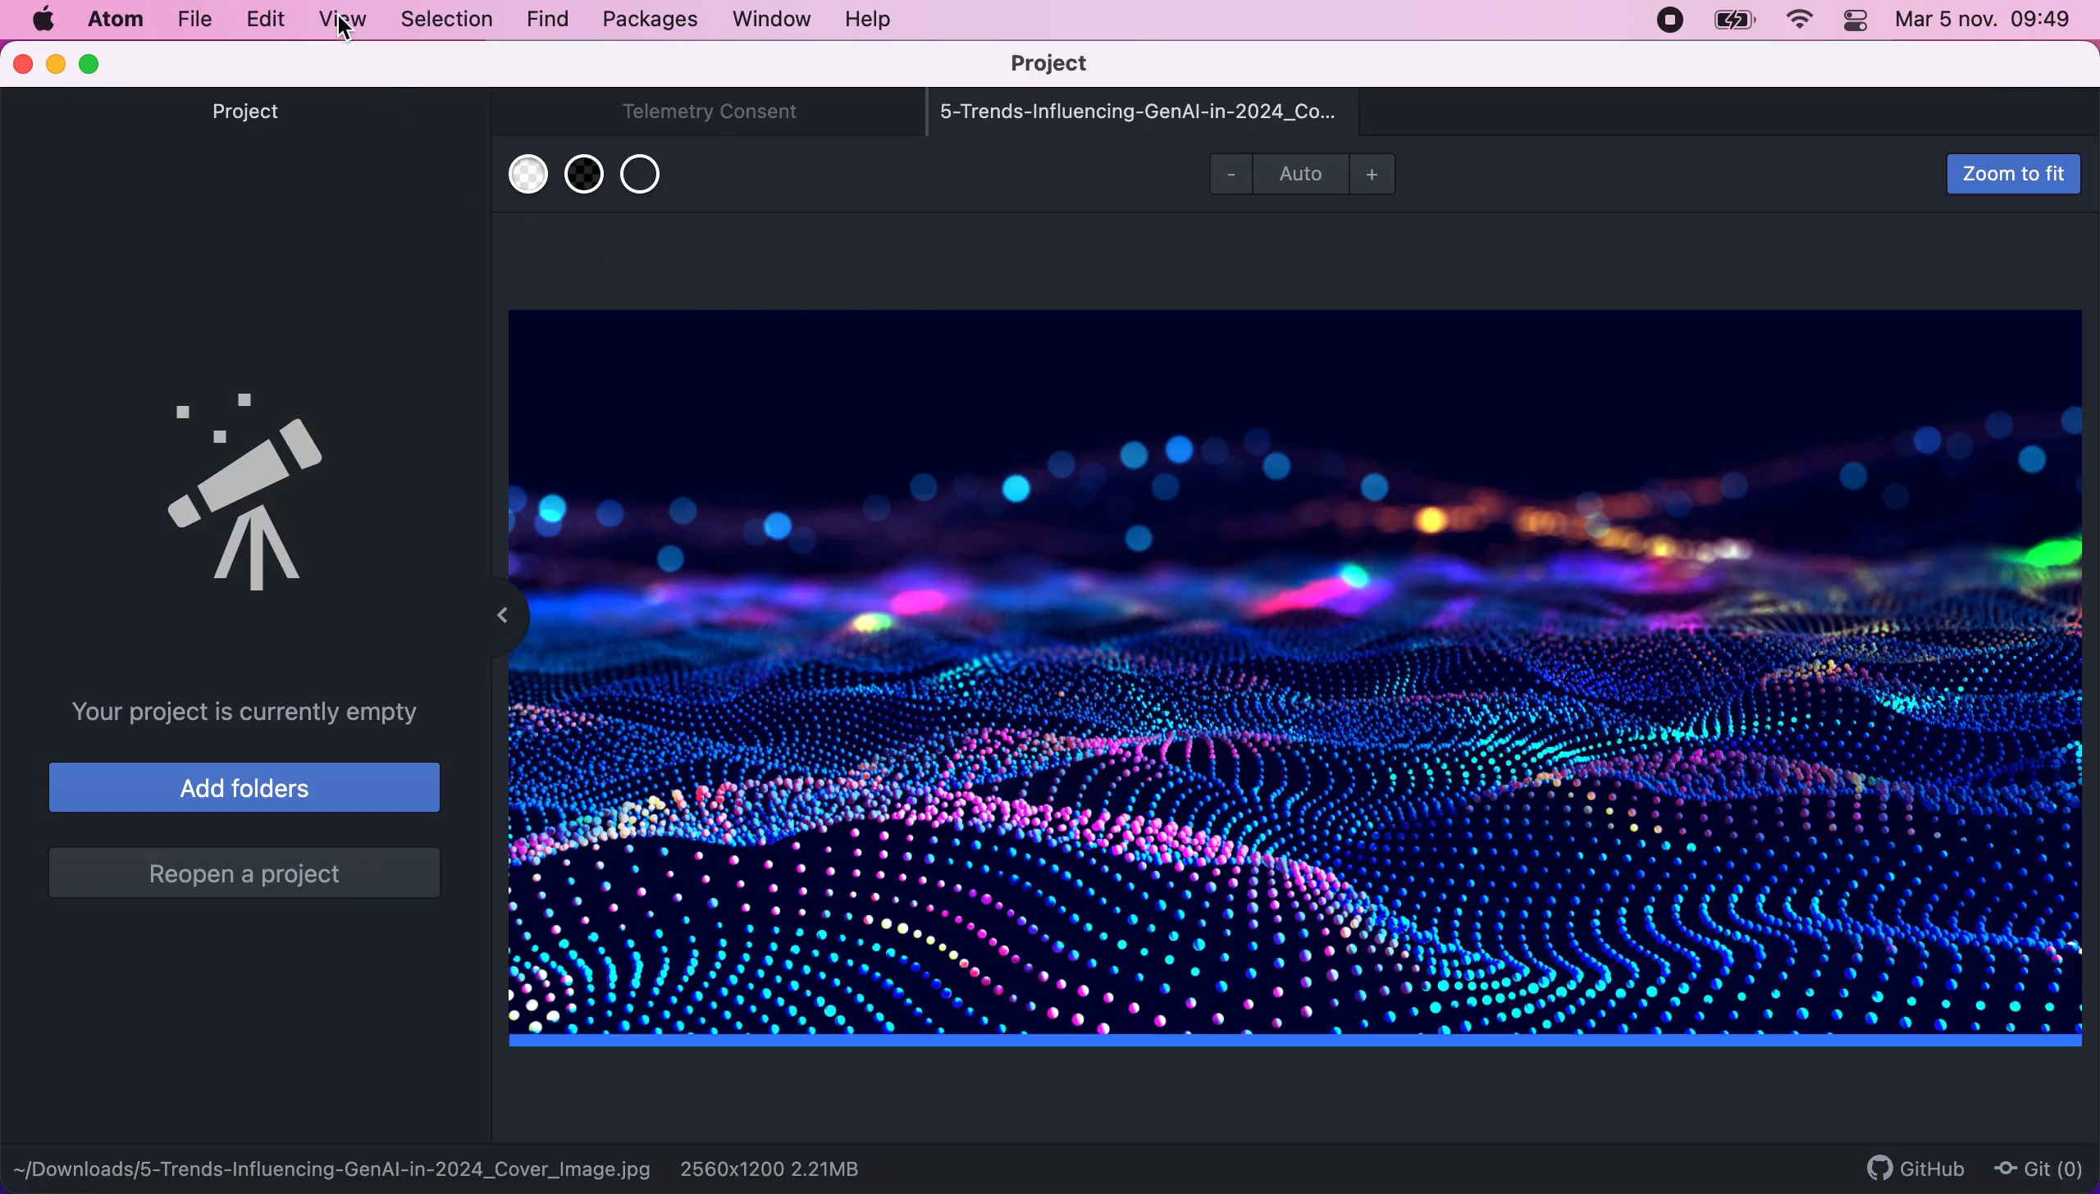 This screenshot has width=2100, height=1194. I want to click on recording stopped, so click(1672, 23).